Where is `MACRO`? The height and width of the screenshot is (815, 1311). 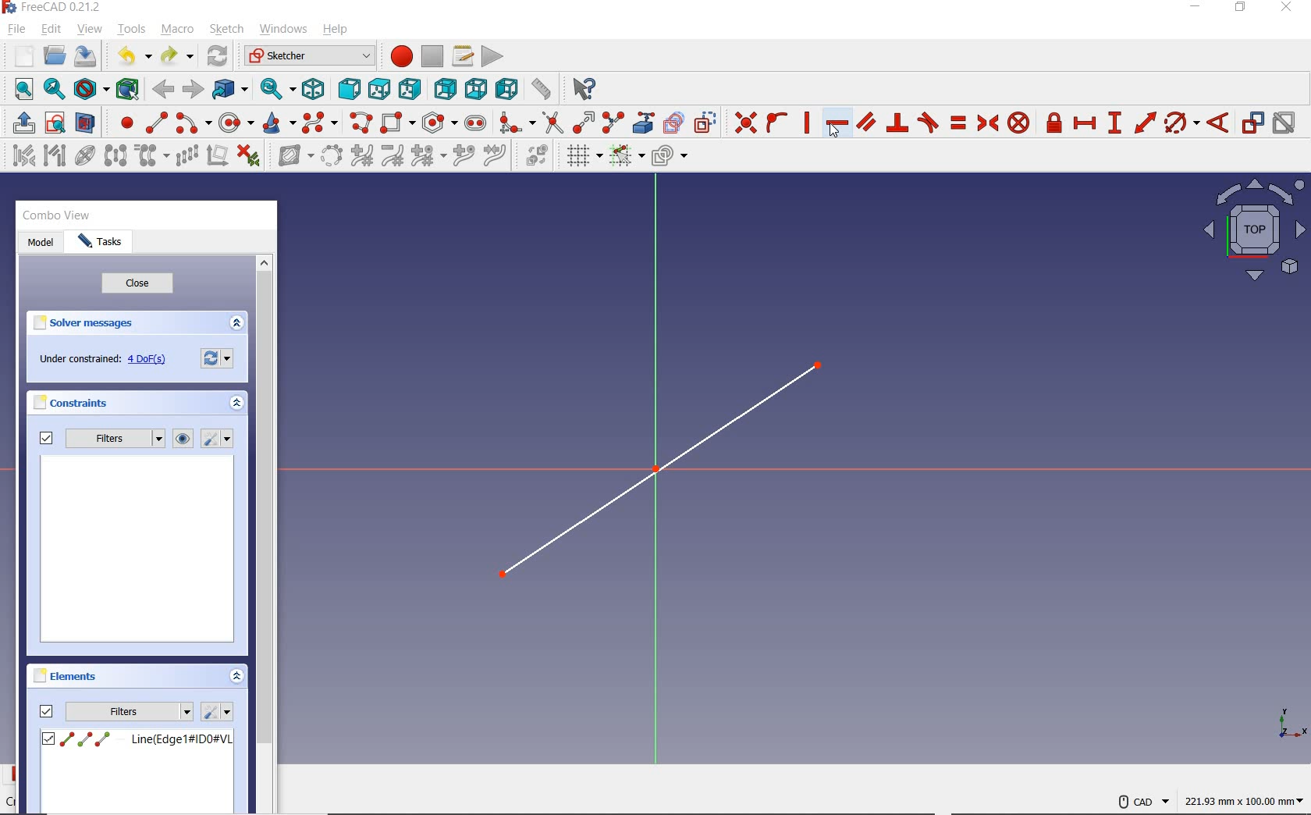 MACRO is located at coordinates (178, 30).